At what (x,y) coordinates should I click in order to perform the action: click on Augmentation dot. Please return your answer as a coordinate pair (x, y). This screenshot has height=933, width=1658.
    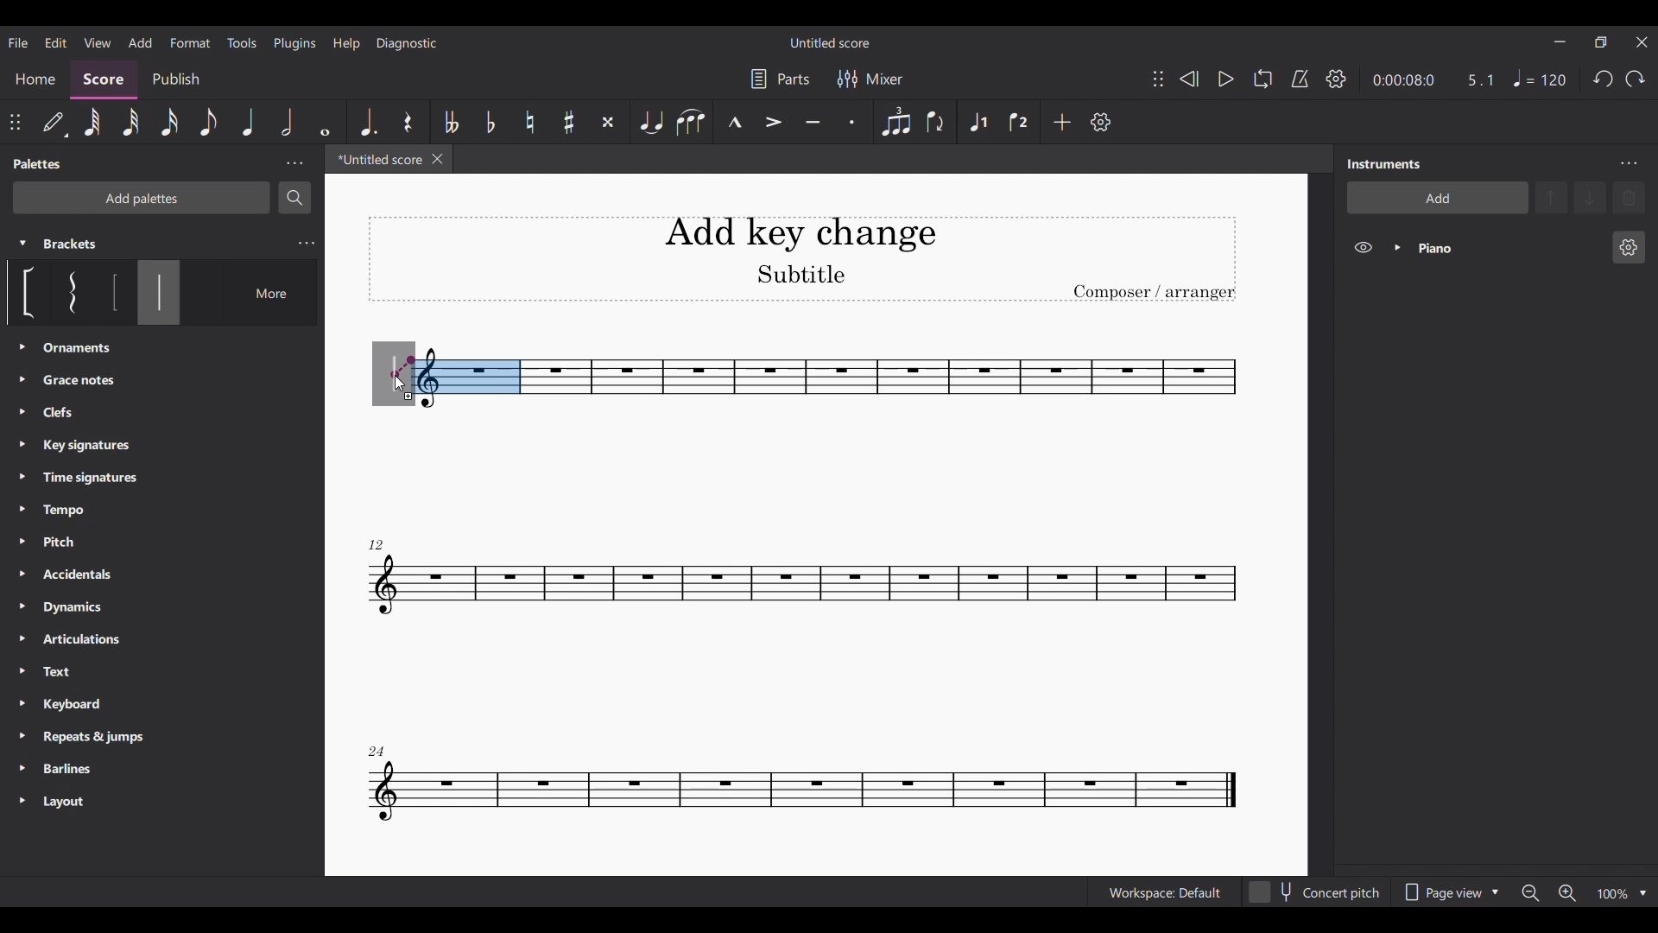
    Looking at the image, I should click on (366, 122).